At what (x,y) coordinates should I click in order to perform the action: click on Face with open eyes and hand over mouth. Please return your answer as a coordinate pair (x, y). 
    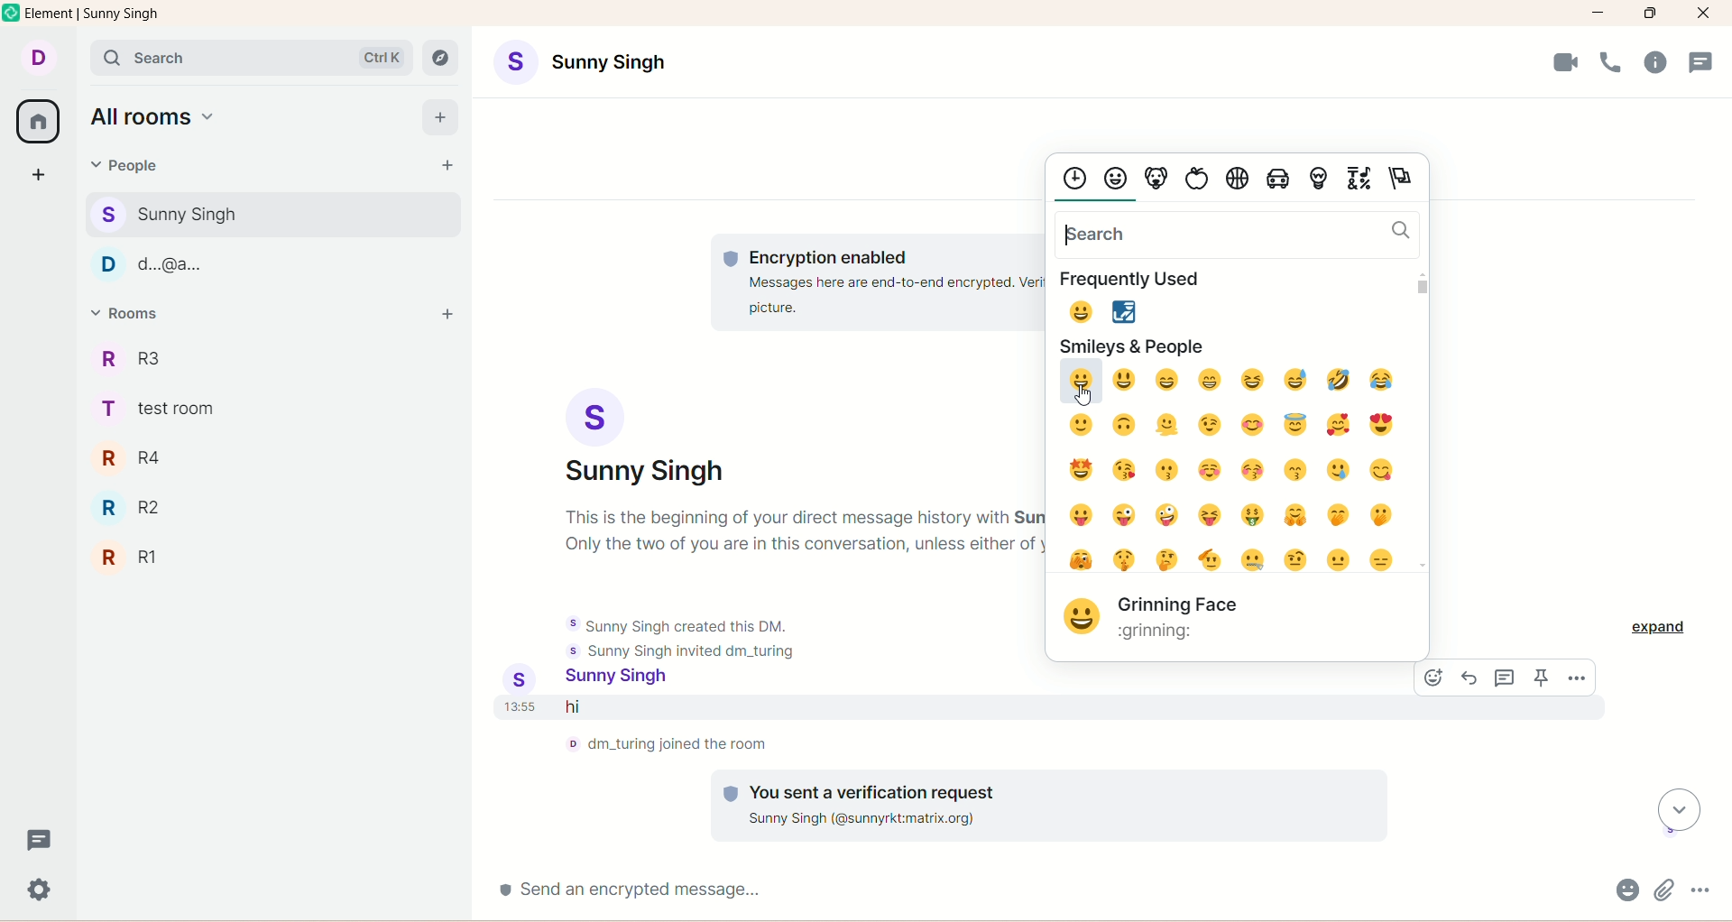
    Looking at the image, I should click on (1381, 515).